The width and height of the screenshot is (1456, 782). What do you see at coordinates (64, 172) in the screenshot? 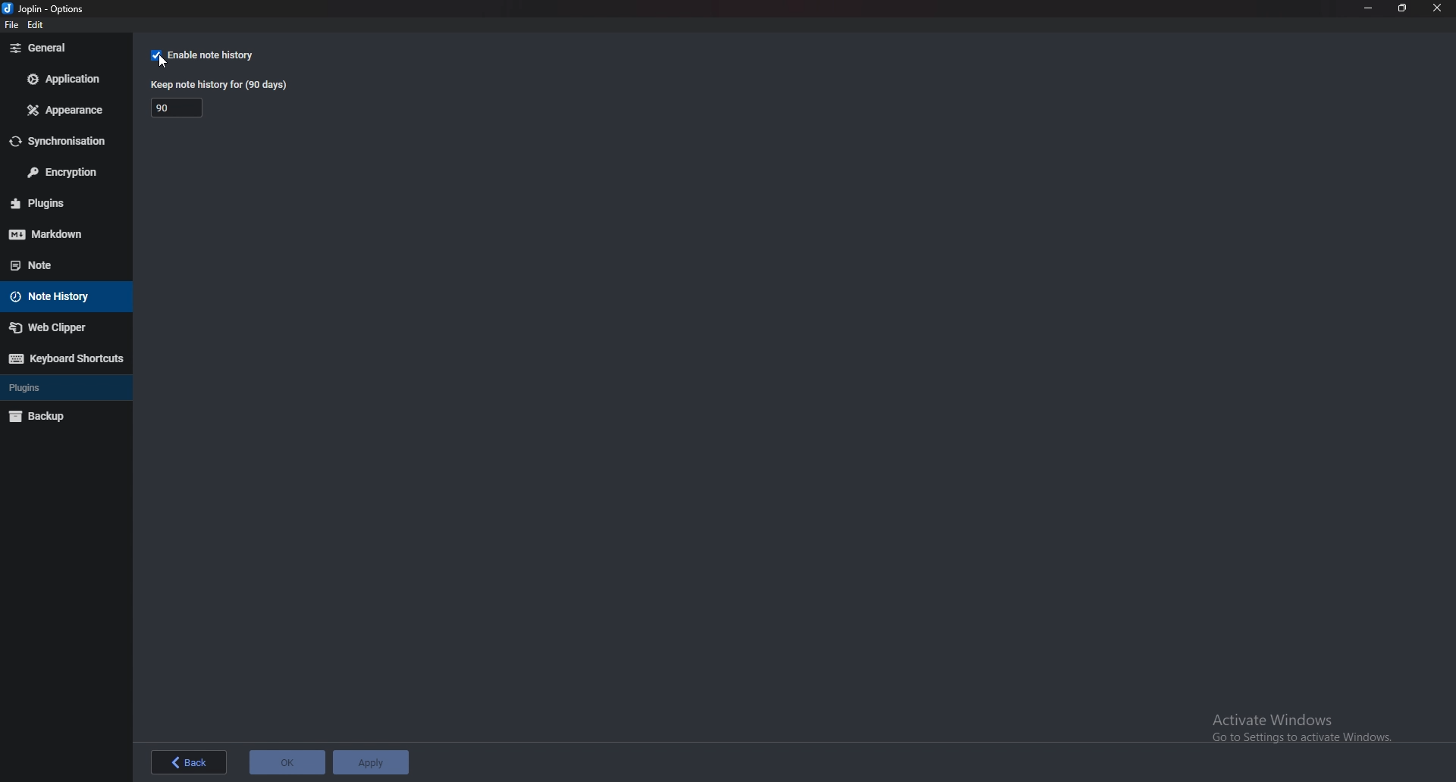
I see `Encryption` at bounding box center [64, 172].